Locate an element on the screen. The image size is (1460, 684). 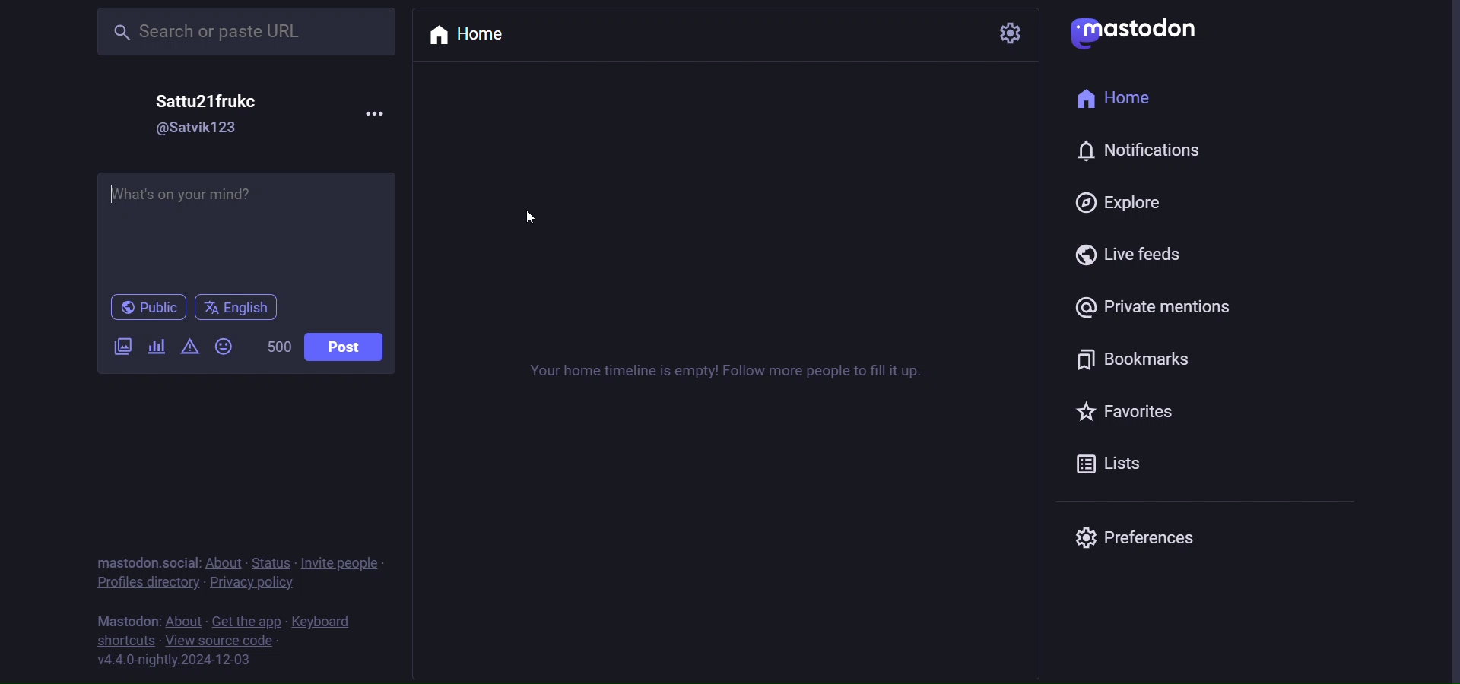
favorites is located at coordinates (1127, 415).